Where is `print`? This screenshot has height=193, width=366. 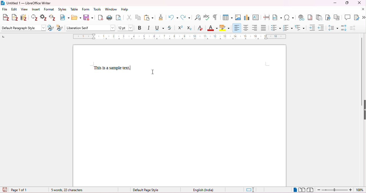 print is located at coordinates (109, 18).